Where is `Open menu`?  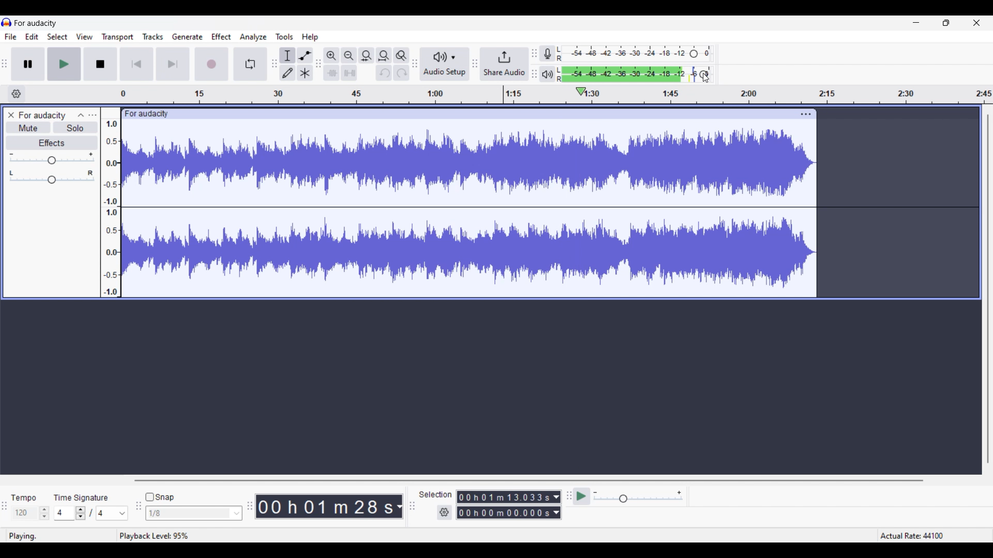 Open menu is located at coordinates (93, 115).